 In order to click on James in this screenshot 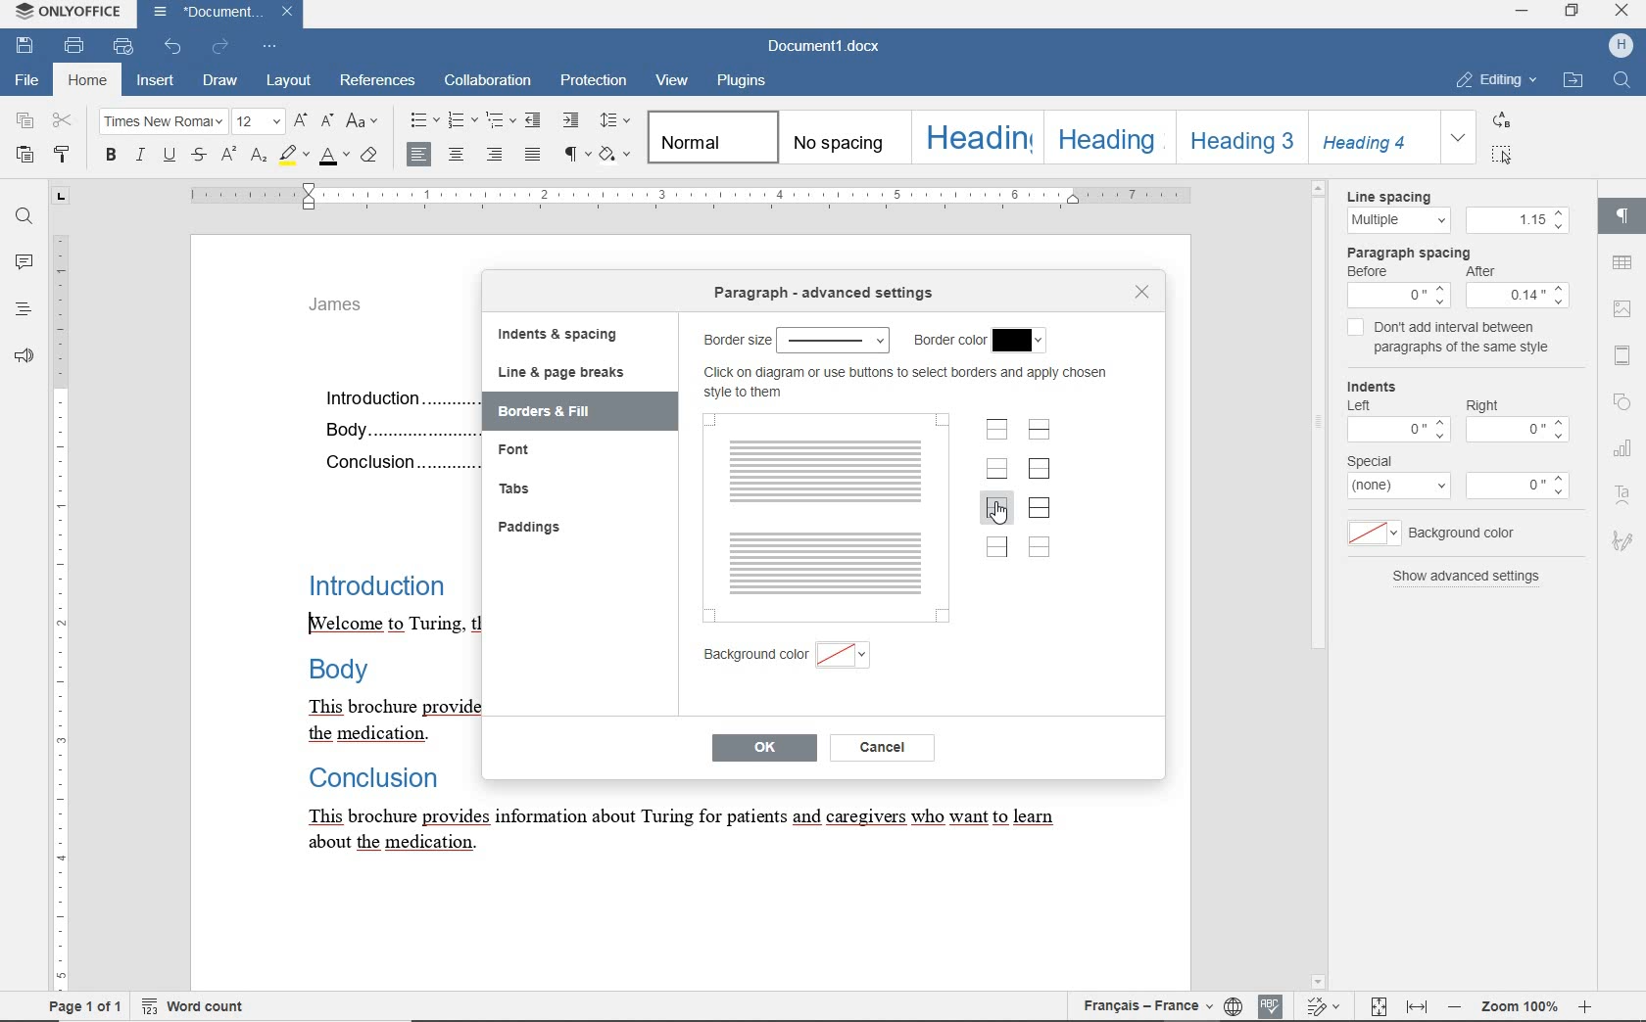, I will do `click(350, 309)`.